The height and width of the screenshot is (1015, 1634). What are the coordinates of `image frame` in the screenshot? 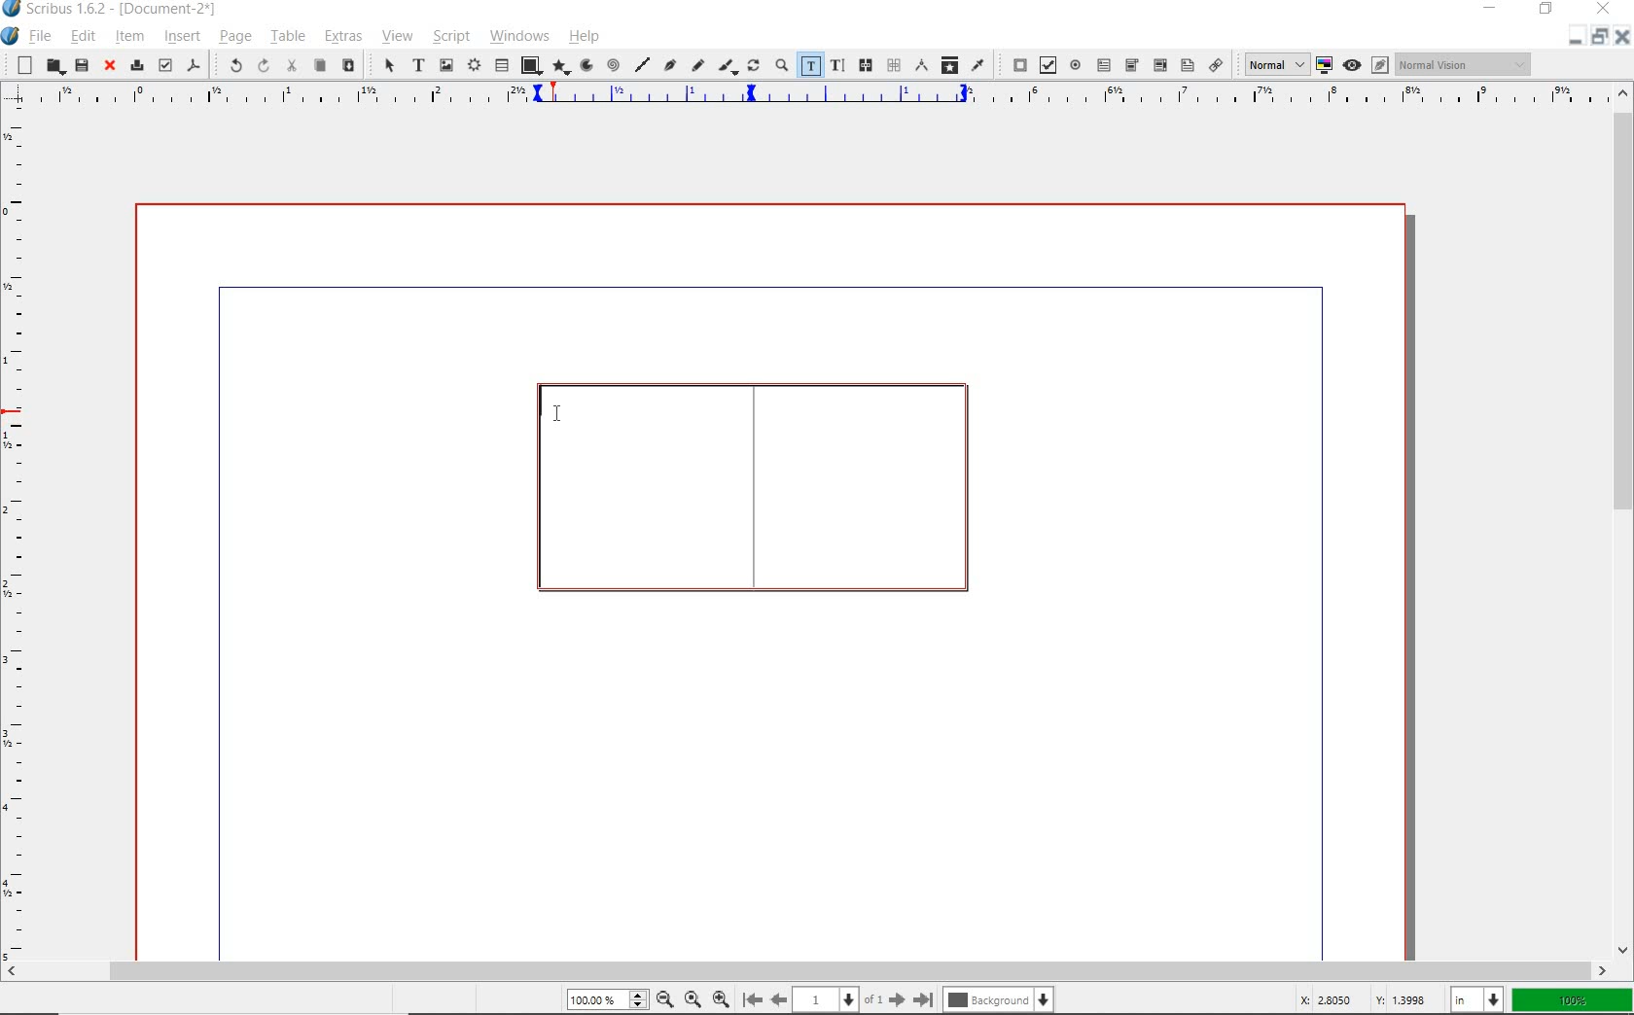 It's located at (445, 65).